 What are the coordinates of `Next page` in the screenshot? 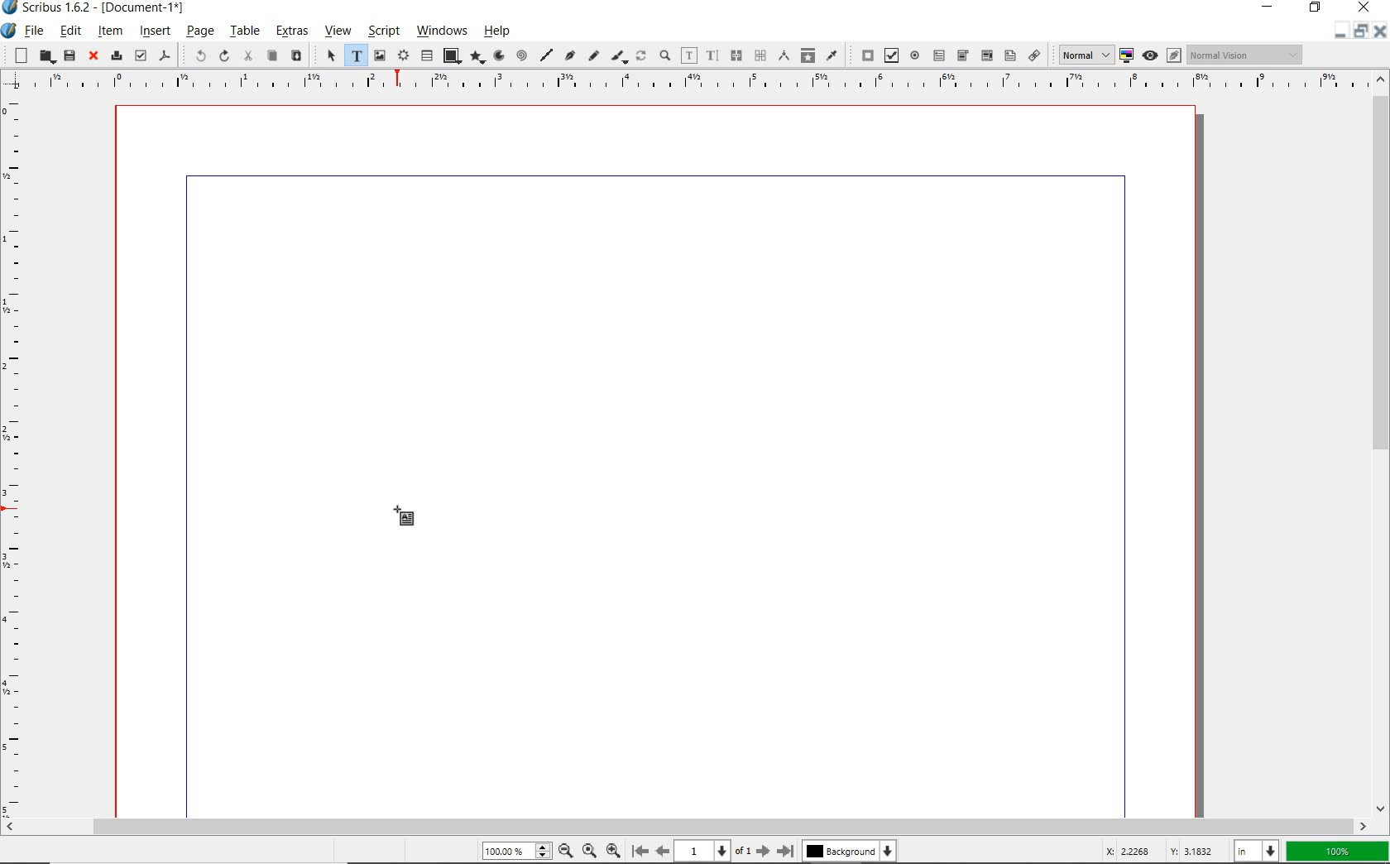 It's located at (762, 851).